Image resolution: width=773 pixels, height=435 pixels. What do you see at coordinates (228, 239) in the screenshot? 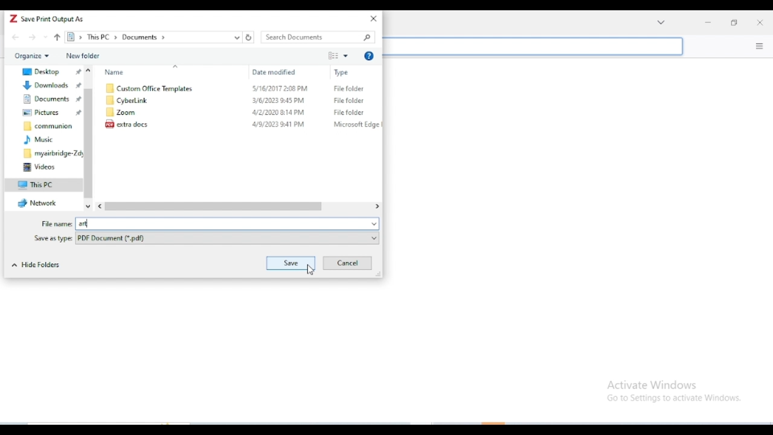
I see `PDF Document (*.pdf)` at bounding box center [228, 239].